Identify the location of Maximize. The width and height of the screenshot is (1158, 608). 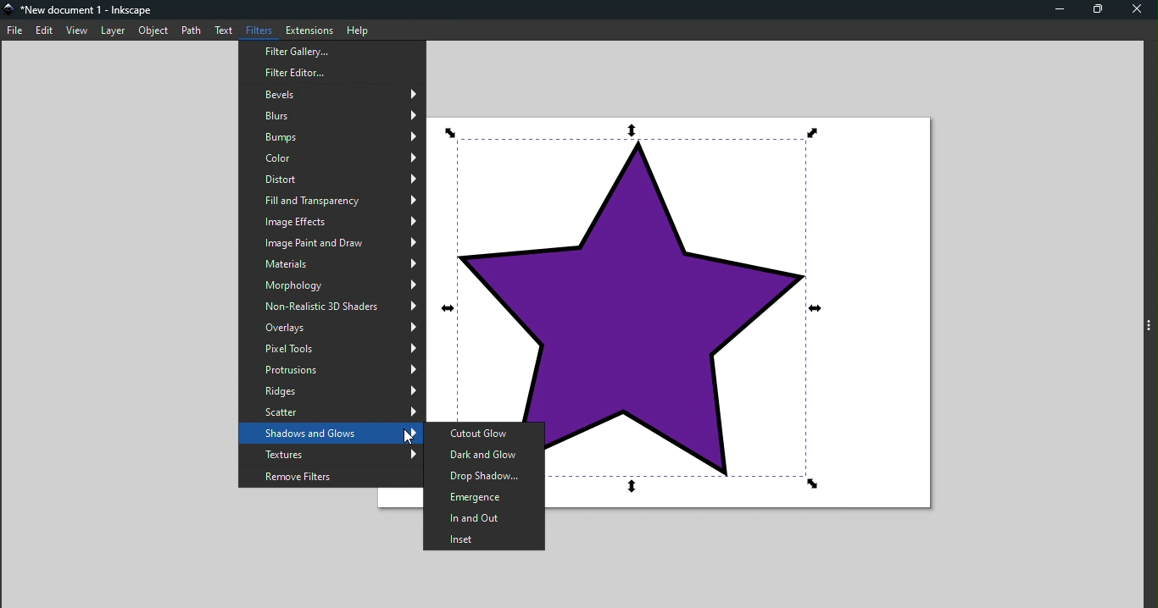
(1103, 8).